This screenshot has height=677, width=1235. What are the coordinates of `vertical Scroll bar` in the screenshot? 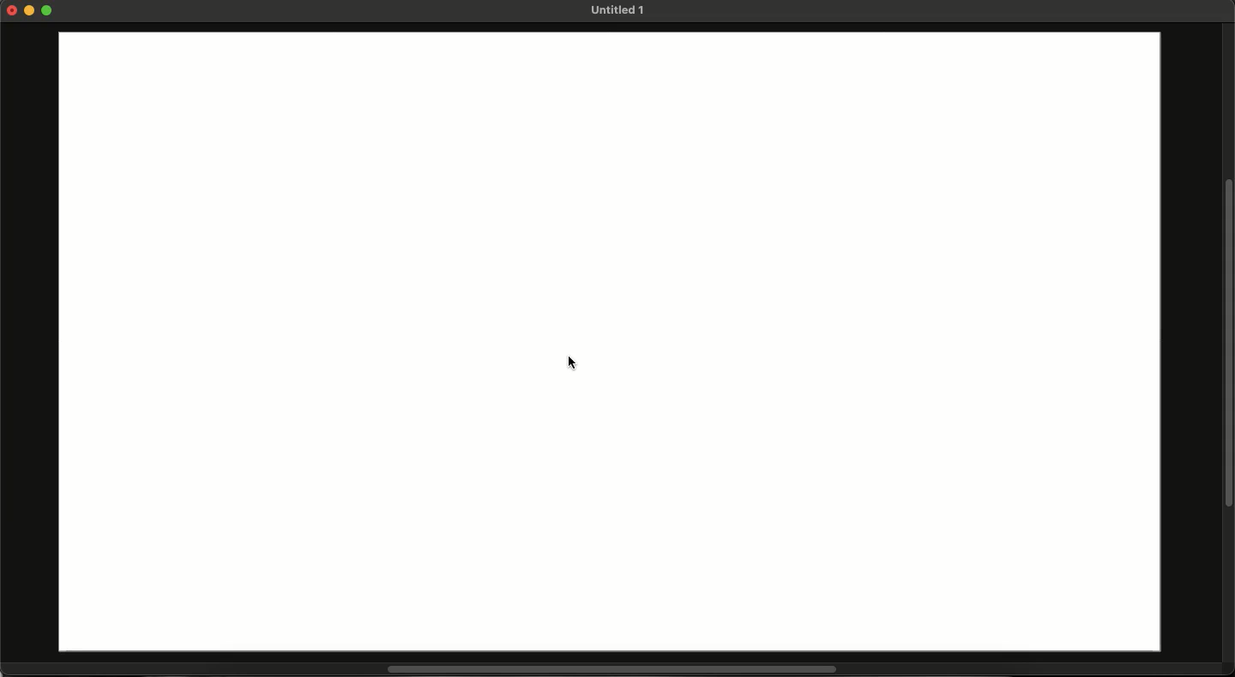 It's located at (1227, 341).